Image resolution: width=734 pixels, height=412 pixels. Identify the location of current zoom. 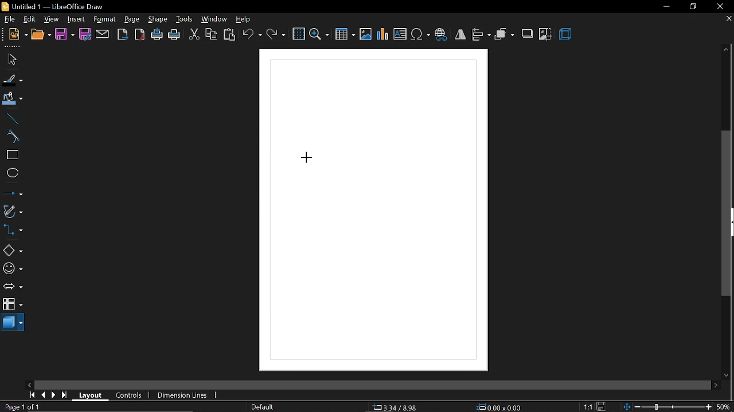
(724, 407).